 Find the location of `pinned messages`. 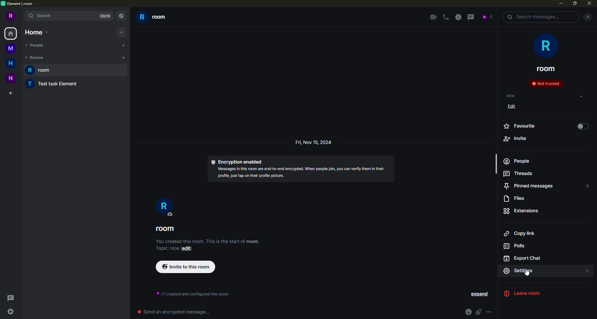

pinned messages is located at coordinates (527, 186).